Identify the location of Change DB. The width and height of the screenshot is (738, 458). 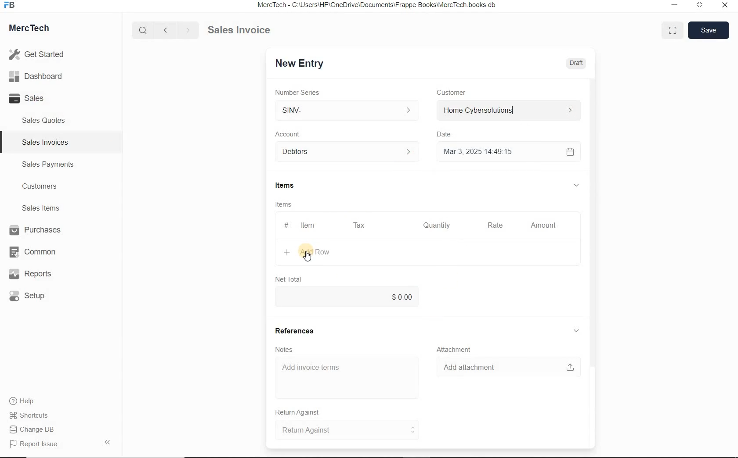
(33, 429).